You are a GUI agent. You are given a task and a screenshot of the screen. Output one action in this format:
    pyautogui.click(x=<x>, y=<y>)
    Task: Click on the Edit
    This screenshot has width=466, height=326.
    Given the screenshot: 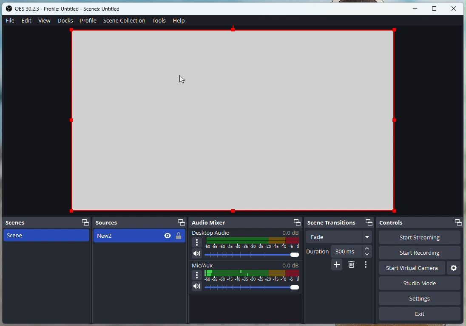 What is the action you would take?
    pyautogui.click(x=28, y=21)
    